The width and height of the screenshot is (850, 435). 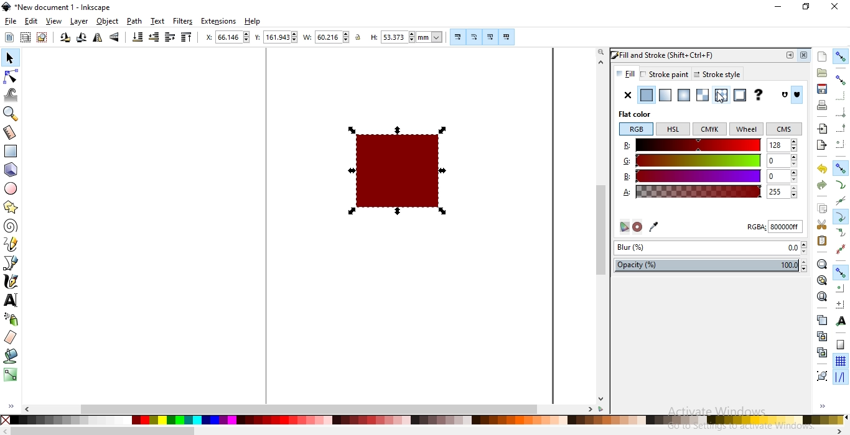 What do you see at coordinates (821, 105) in the screenshot?
I see `print document` at bounding box center [821, 105].